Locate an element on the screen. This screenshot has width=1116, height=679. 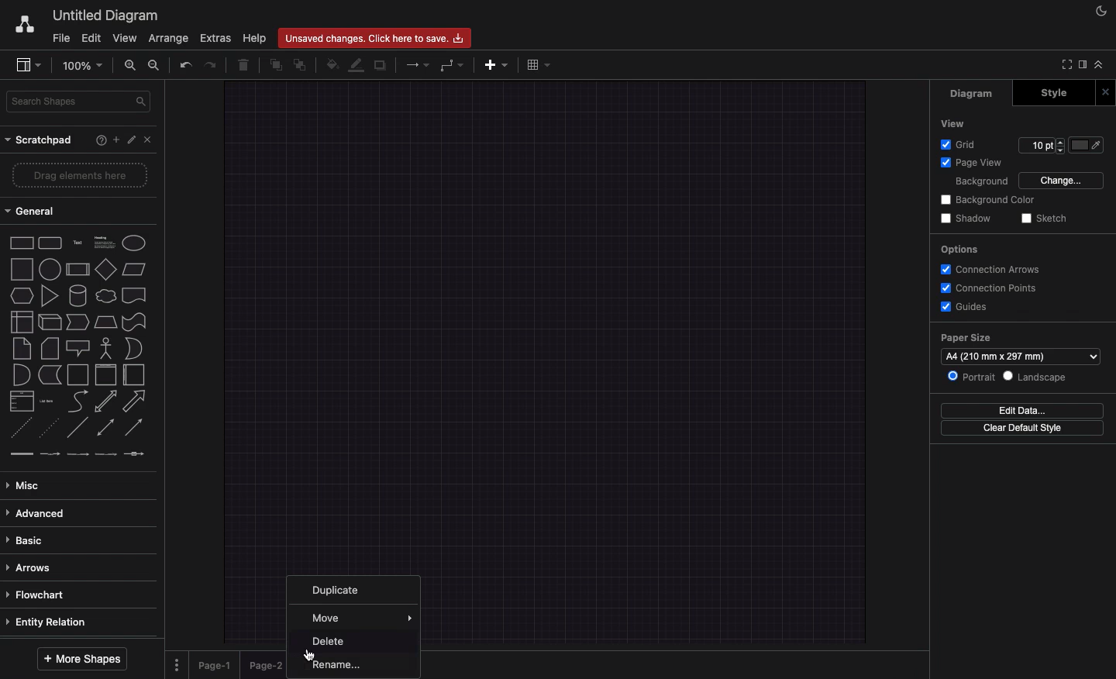
Page view is located at coordinates (973, 163).